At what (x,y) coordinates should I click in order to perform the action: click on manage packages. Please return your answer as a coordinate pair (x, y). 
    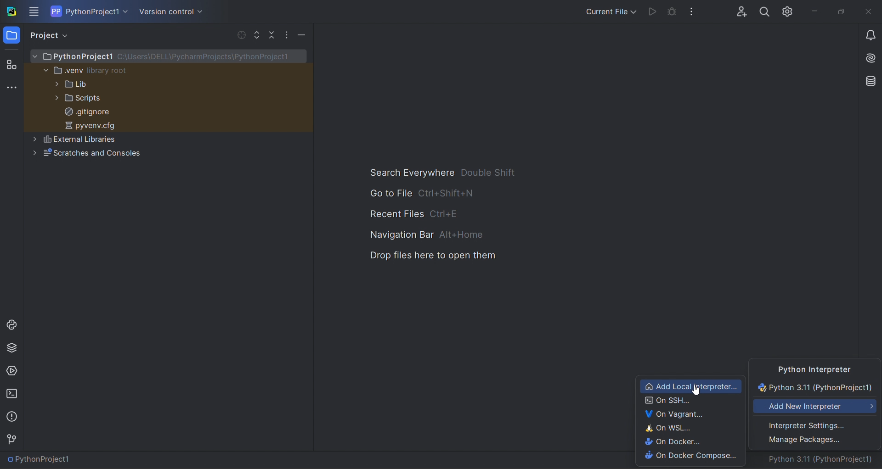
    Looking at the image, I should click on (815, 442).